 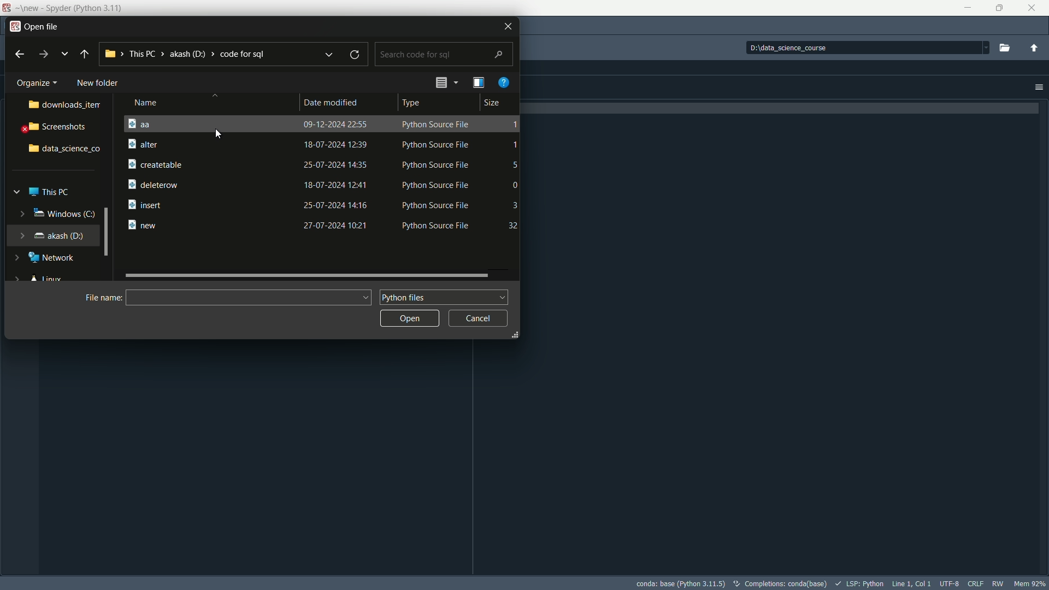 What do you see at coordinates (912, 583) in the screenshot?
I see `cursor position` at bounding box center [912, 583].